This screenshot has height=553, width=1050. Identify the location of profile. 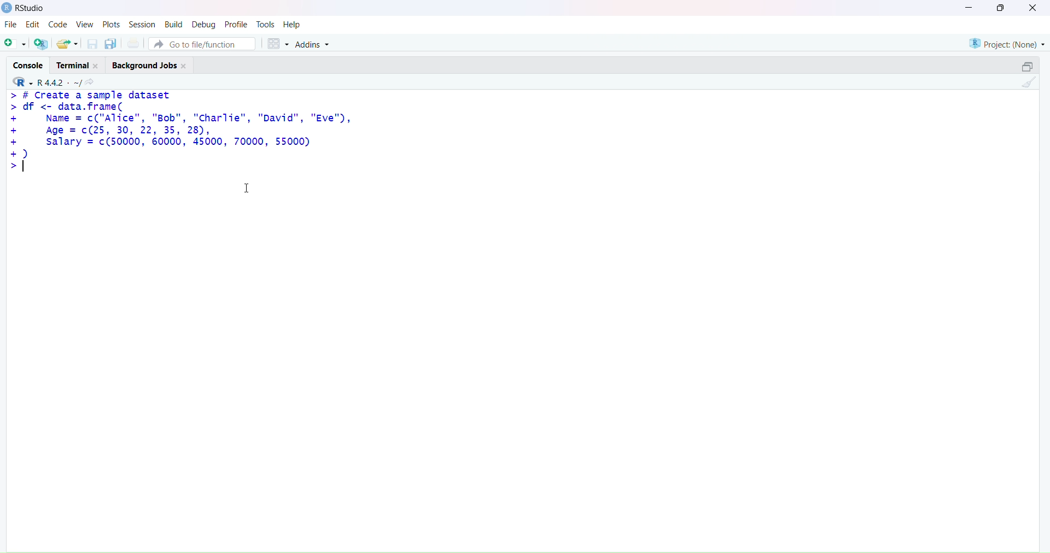
(237, 25).